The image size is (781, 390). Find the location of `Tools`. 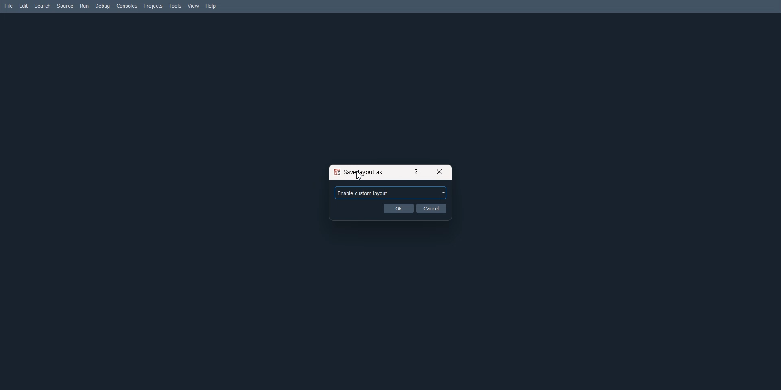

Tools is located at coordinates (176, 6).